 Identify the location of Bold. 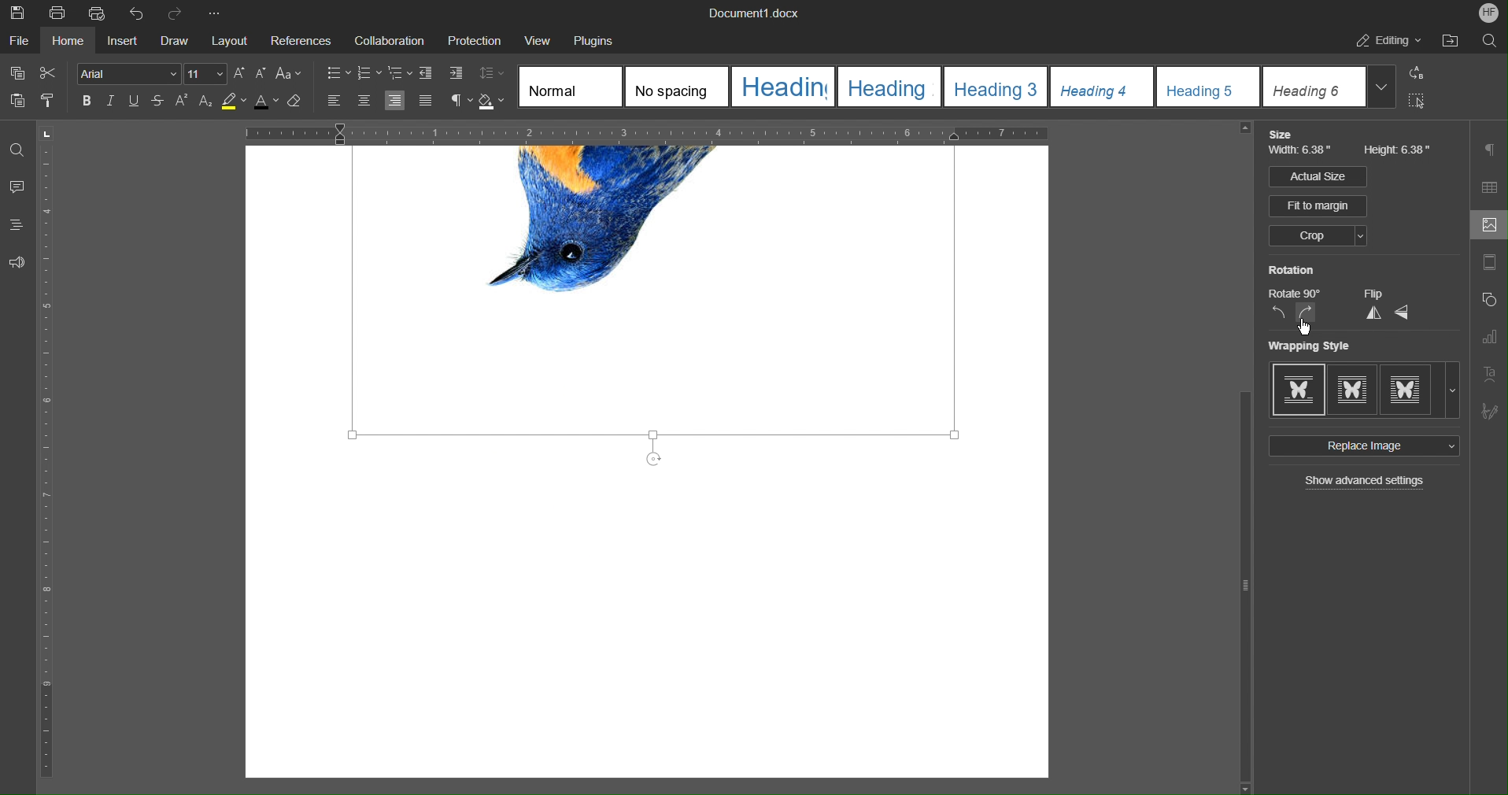
(87, 101).